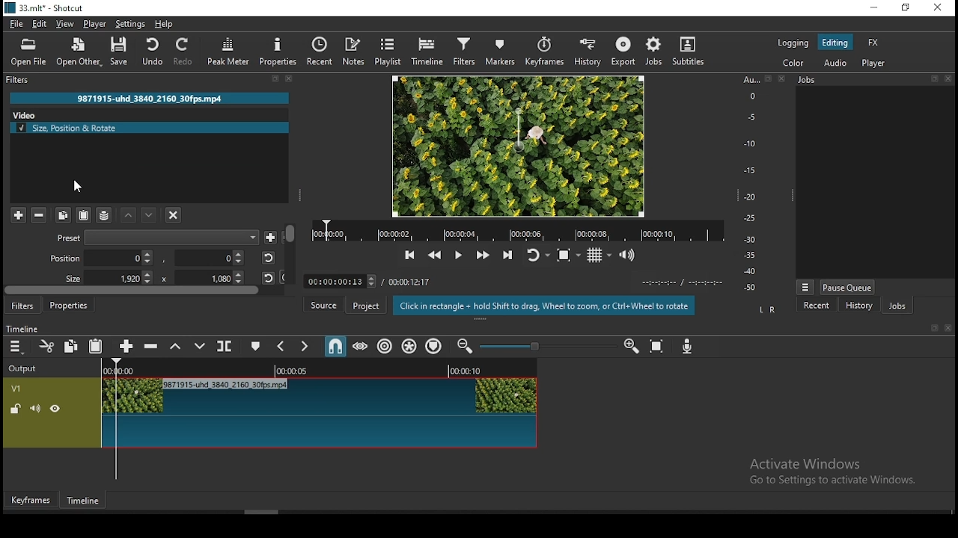  Describe the element at coordinates (67, 215) in the screenshot. I see `copy selected filter` at that location.